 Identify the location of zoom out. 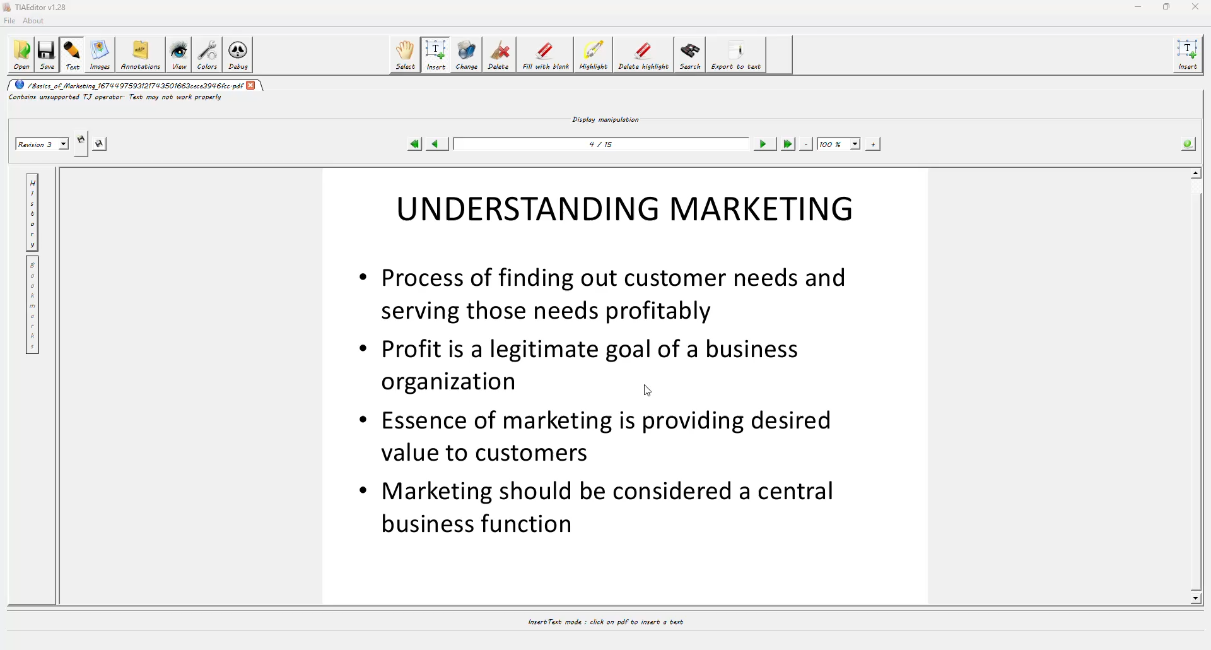
(807, 143).